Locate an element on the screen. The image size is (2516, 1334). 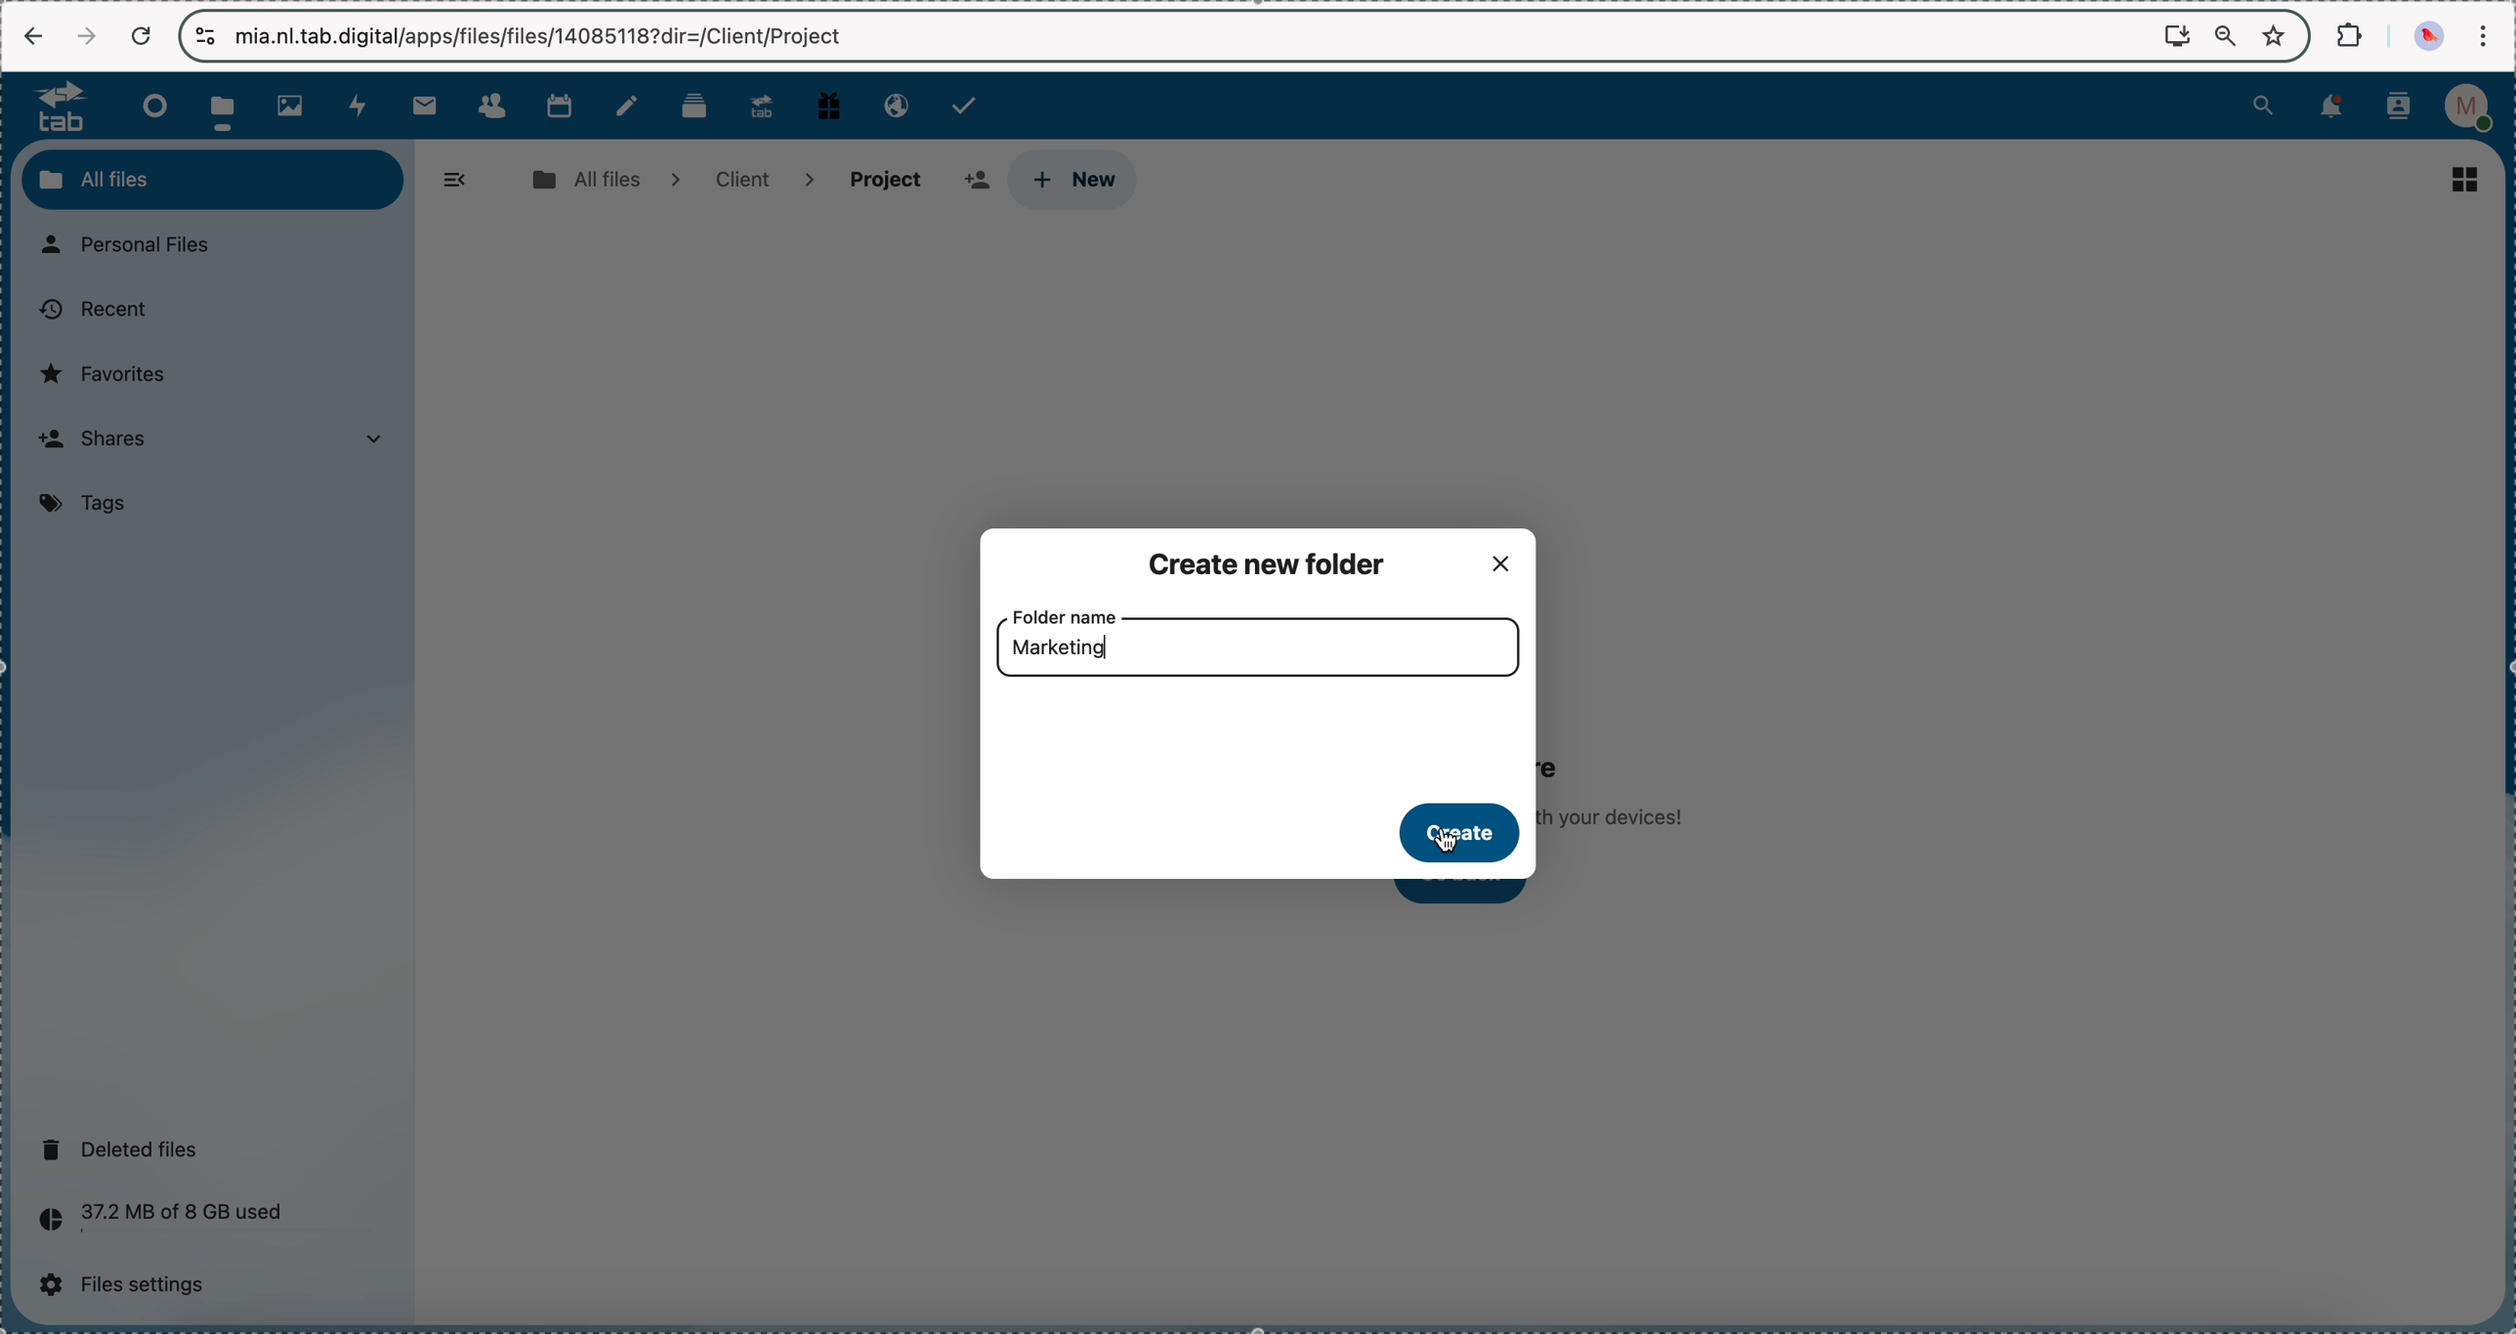
recent is located at coordinates (92, 311).